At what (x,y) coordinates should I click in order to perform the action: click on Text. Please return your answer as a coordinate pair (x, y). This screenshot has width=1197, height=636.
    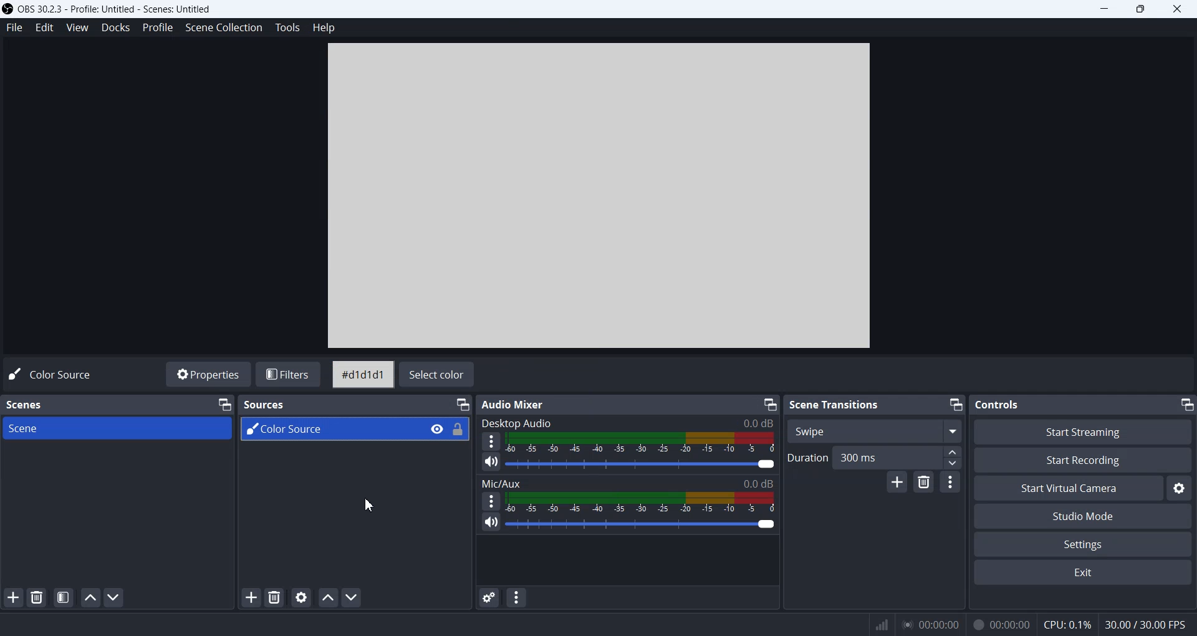
    Looking at the image, I should click on (999, 404).